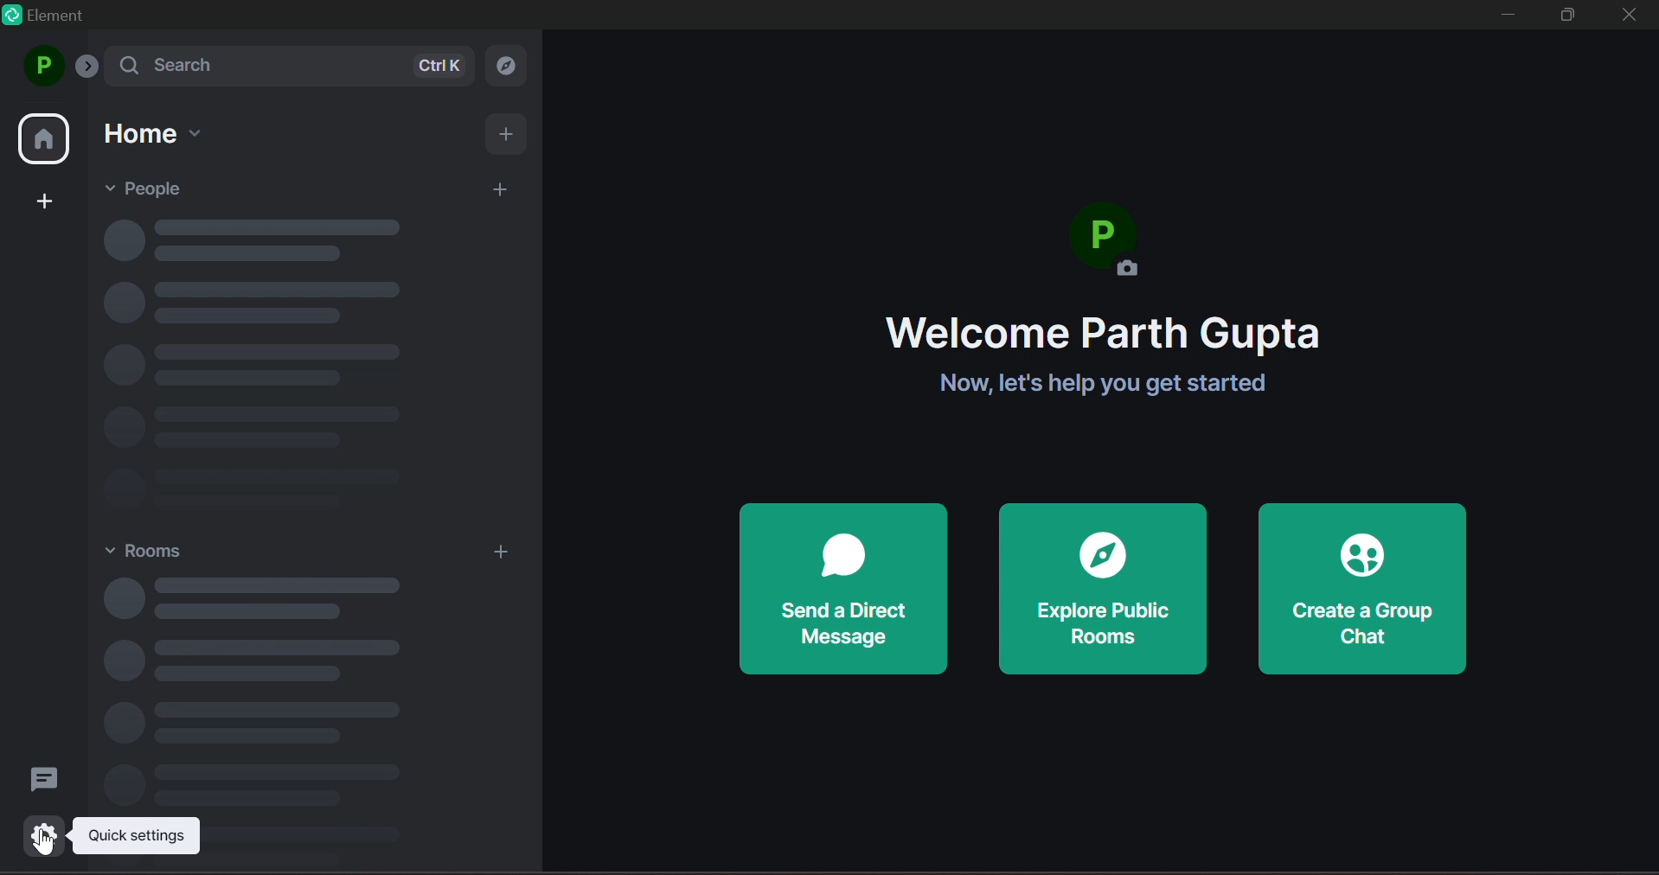  I want to click on maximize, so click(1572, 15).